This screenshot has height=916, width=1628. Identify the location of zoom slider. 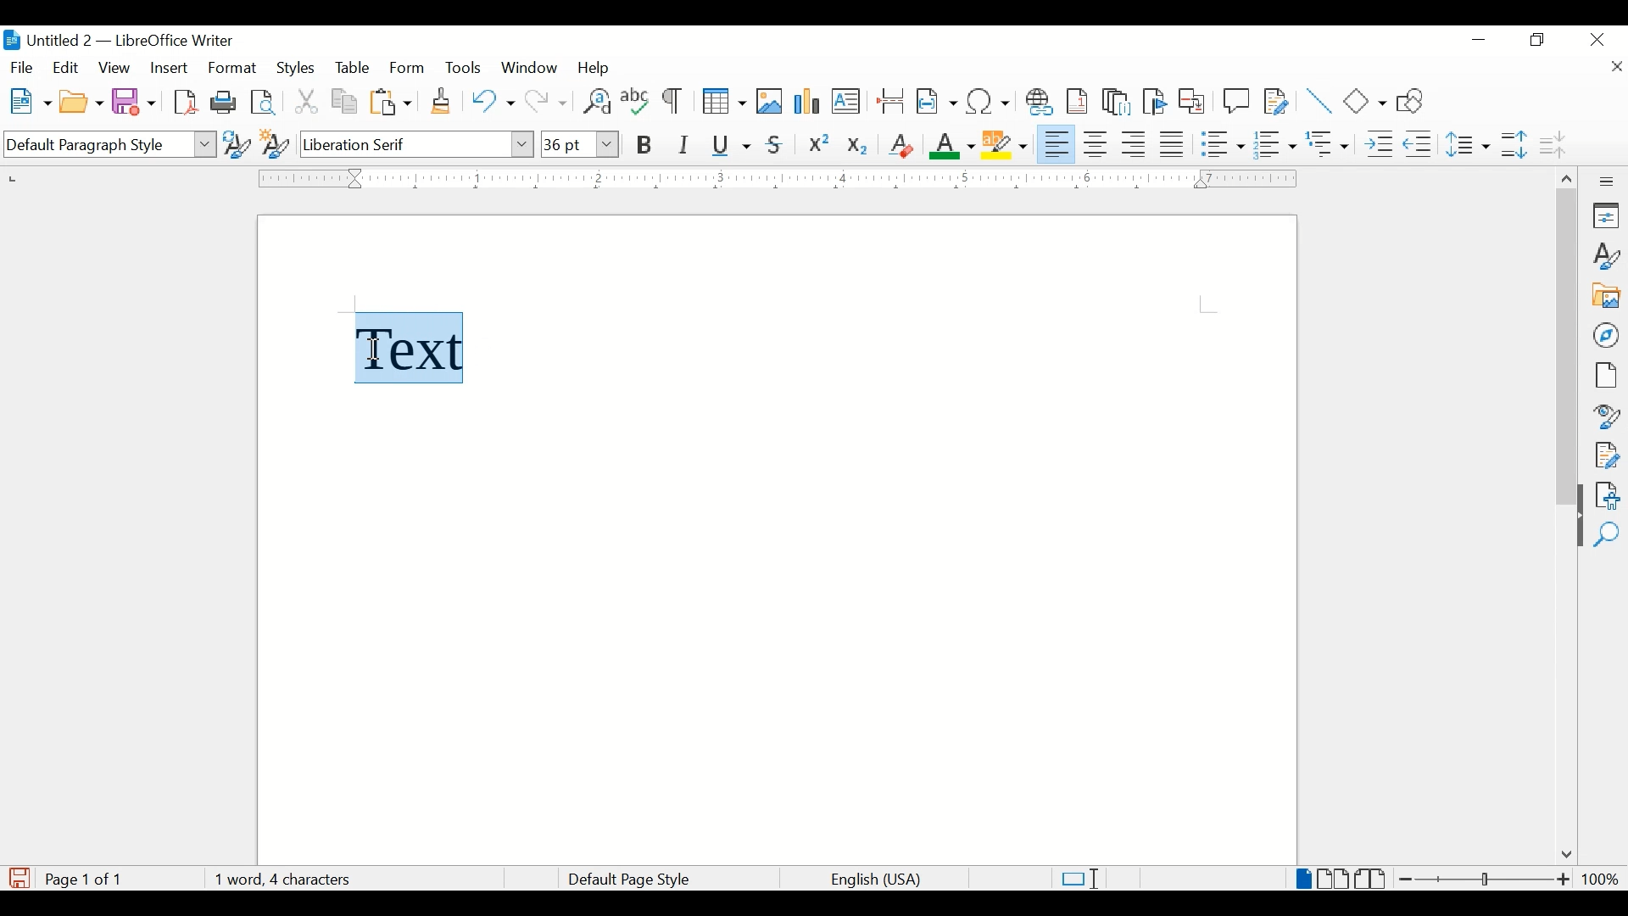
(1486, 879).